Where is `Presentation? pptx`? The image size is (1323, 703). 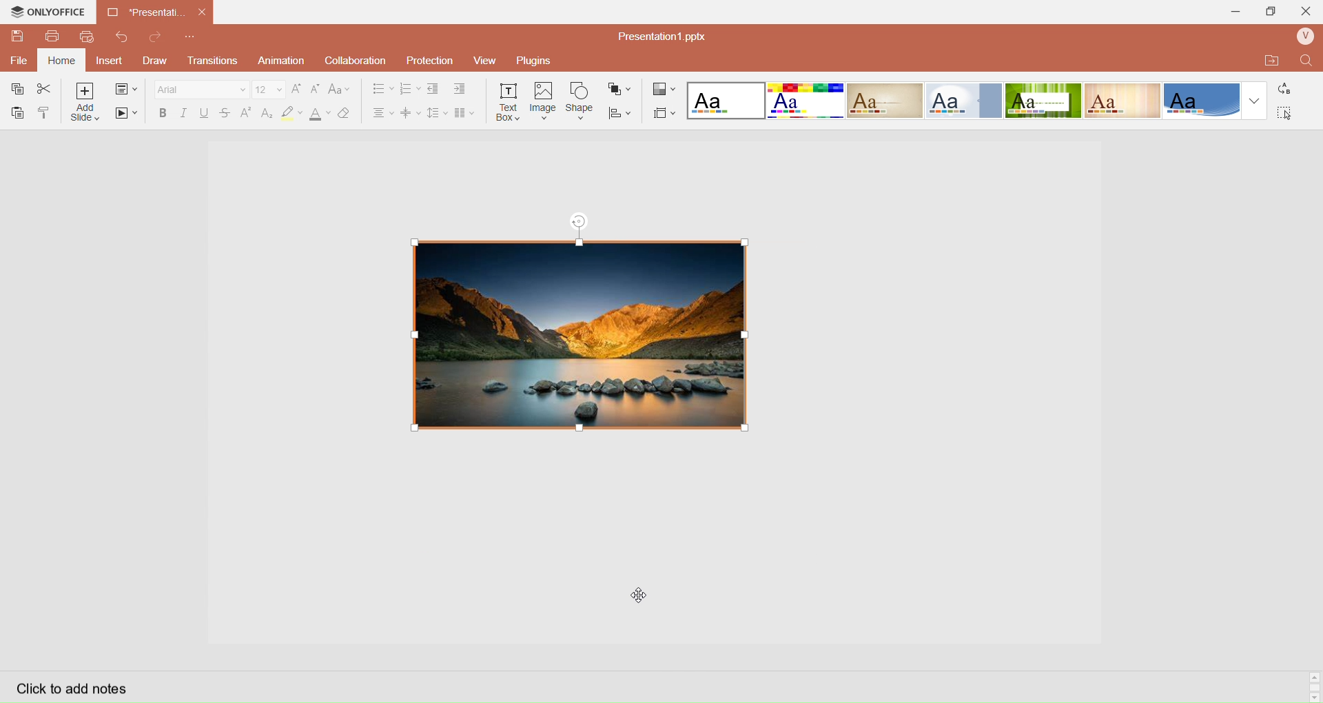 Presentation? pptx is located at coordinates (661, 36).